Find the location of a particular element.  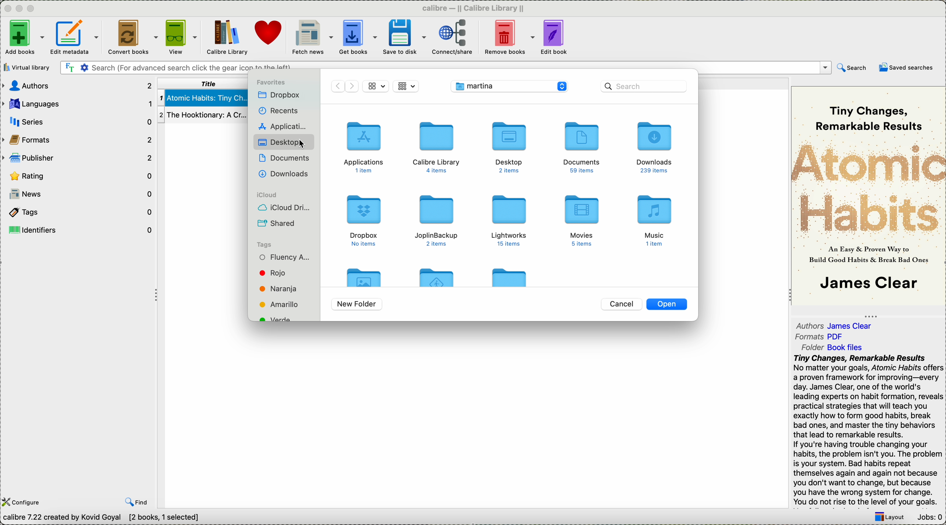

Calibre callibre library is located at coordinates (473, 7).